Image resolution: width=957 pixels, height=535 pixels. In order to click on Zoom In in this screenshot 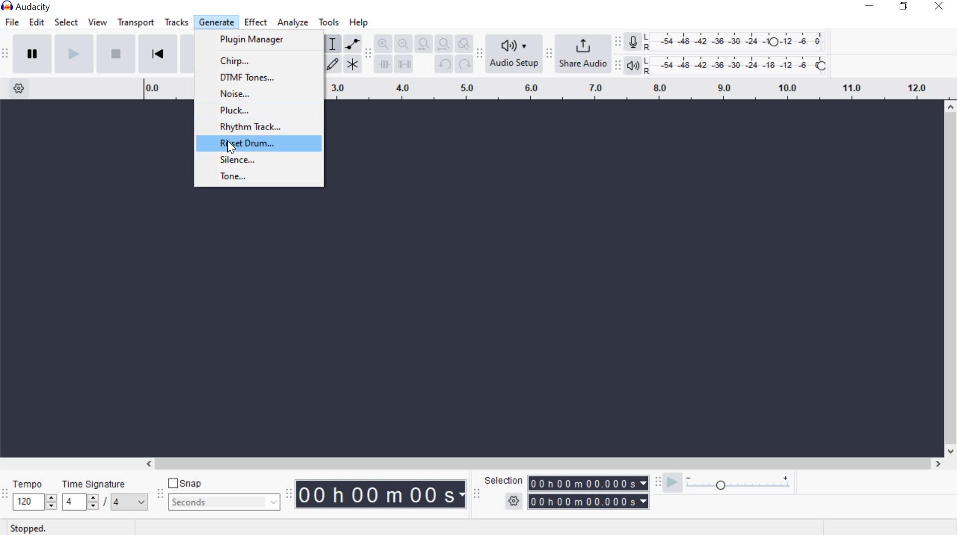, I will do `click(383, 43)`.